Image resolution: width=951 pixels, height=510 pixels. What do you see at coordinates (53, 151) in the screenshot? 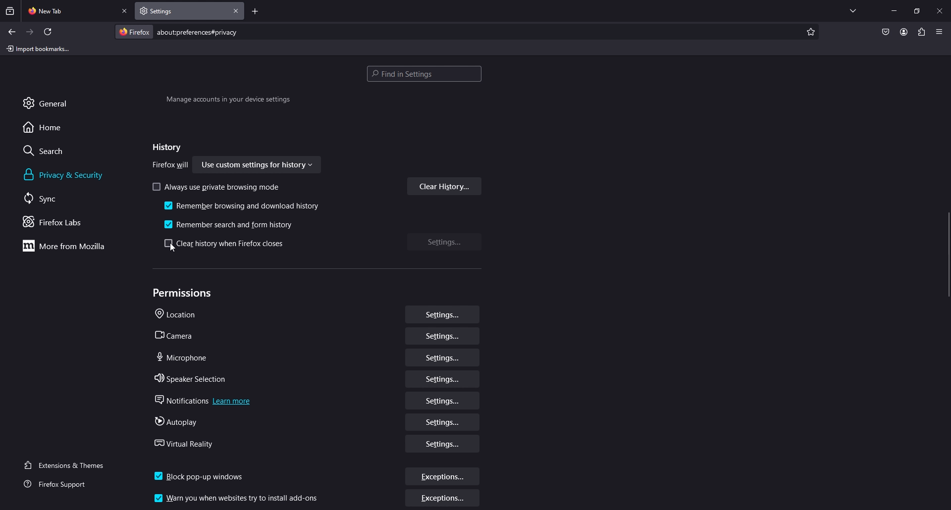
I see `search` at bounding box center [53, 151].